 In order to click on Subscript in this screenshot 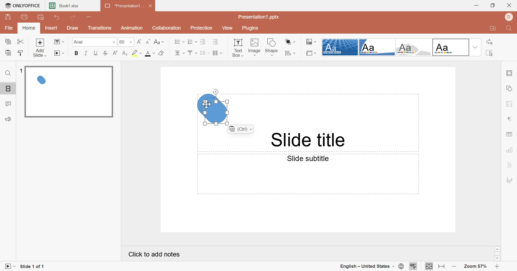, I will do `click(126, 53)`.